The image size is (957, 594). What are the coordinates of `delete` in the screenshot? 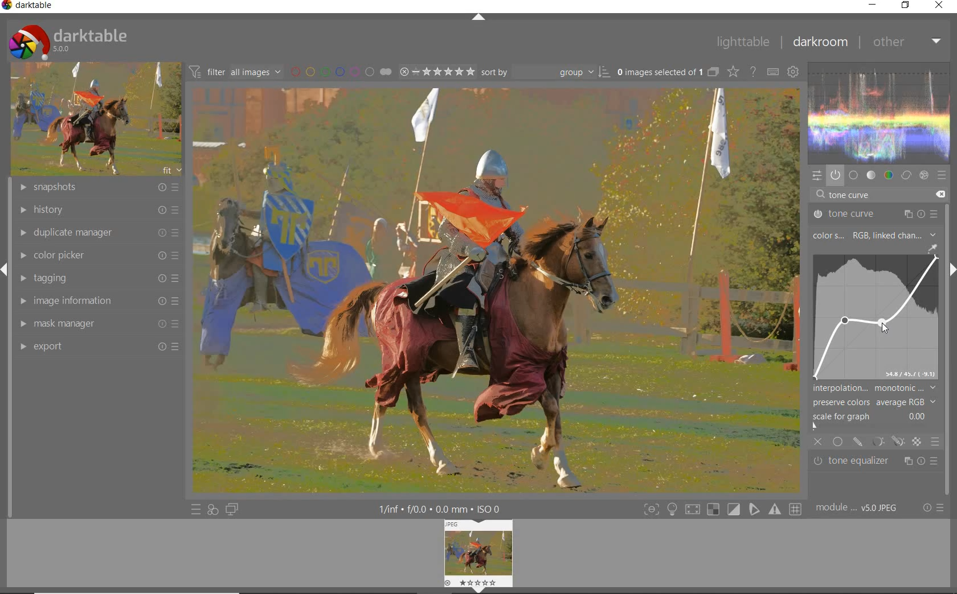 It's located at (939, 193).